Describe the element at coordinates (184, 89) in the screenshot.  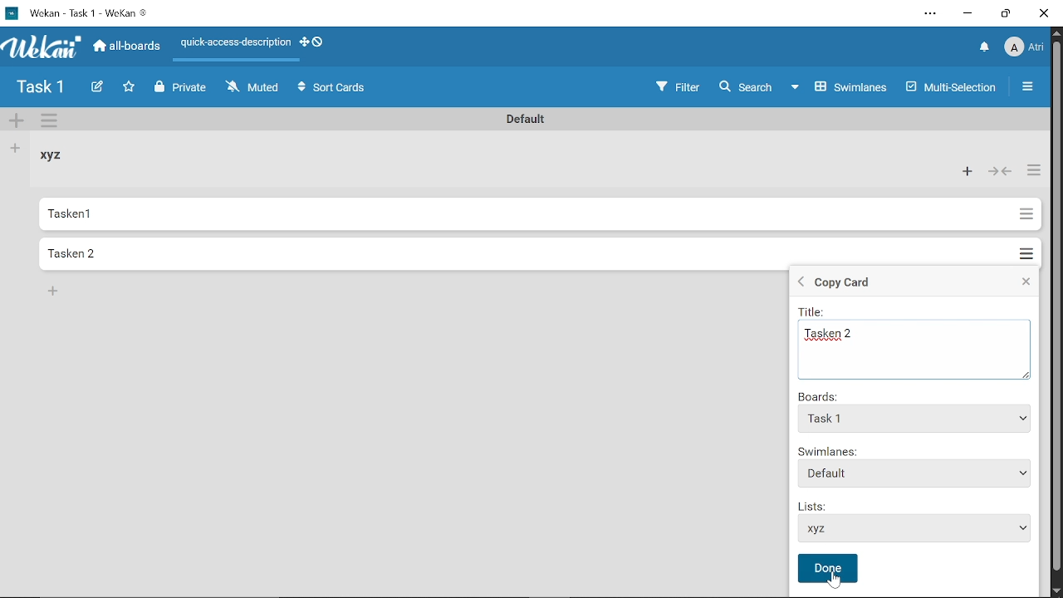
I see `private` at that location.